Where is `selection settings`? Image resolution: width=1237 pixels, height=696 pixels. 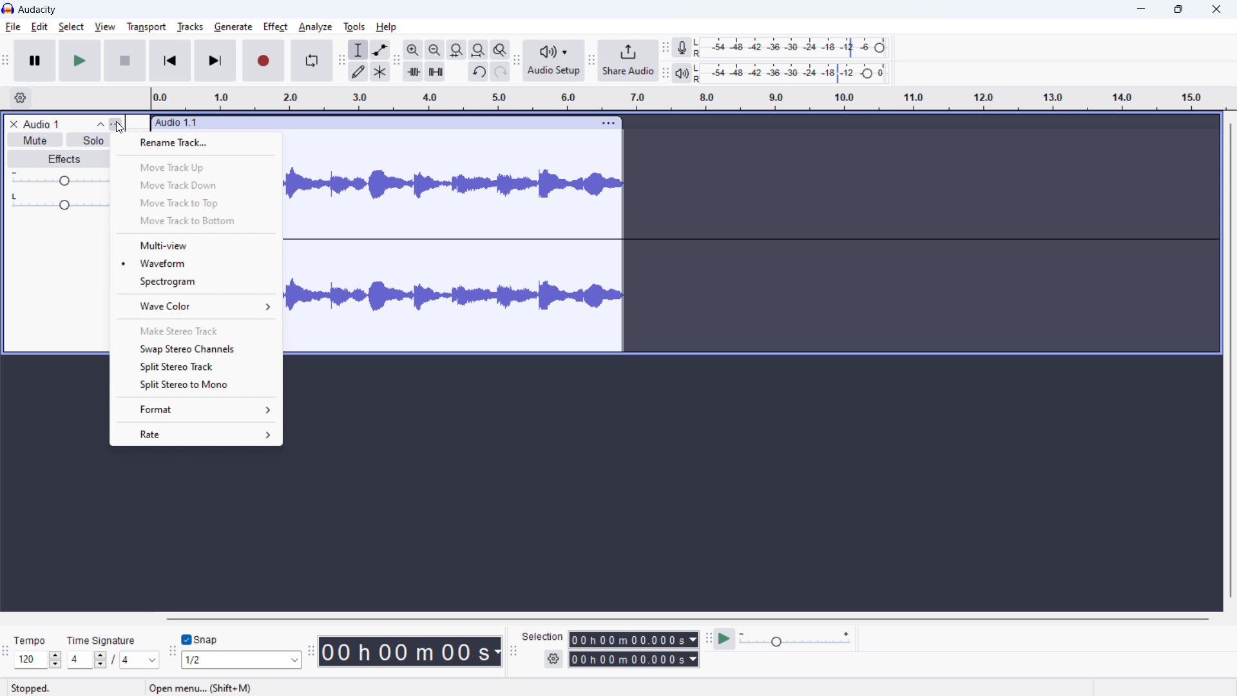 selection settings is located at coordinates (555, 659).